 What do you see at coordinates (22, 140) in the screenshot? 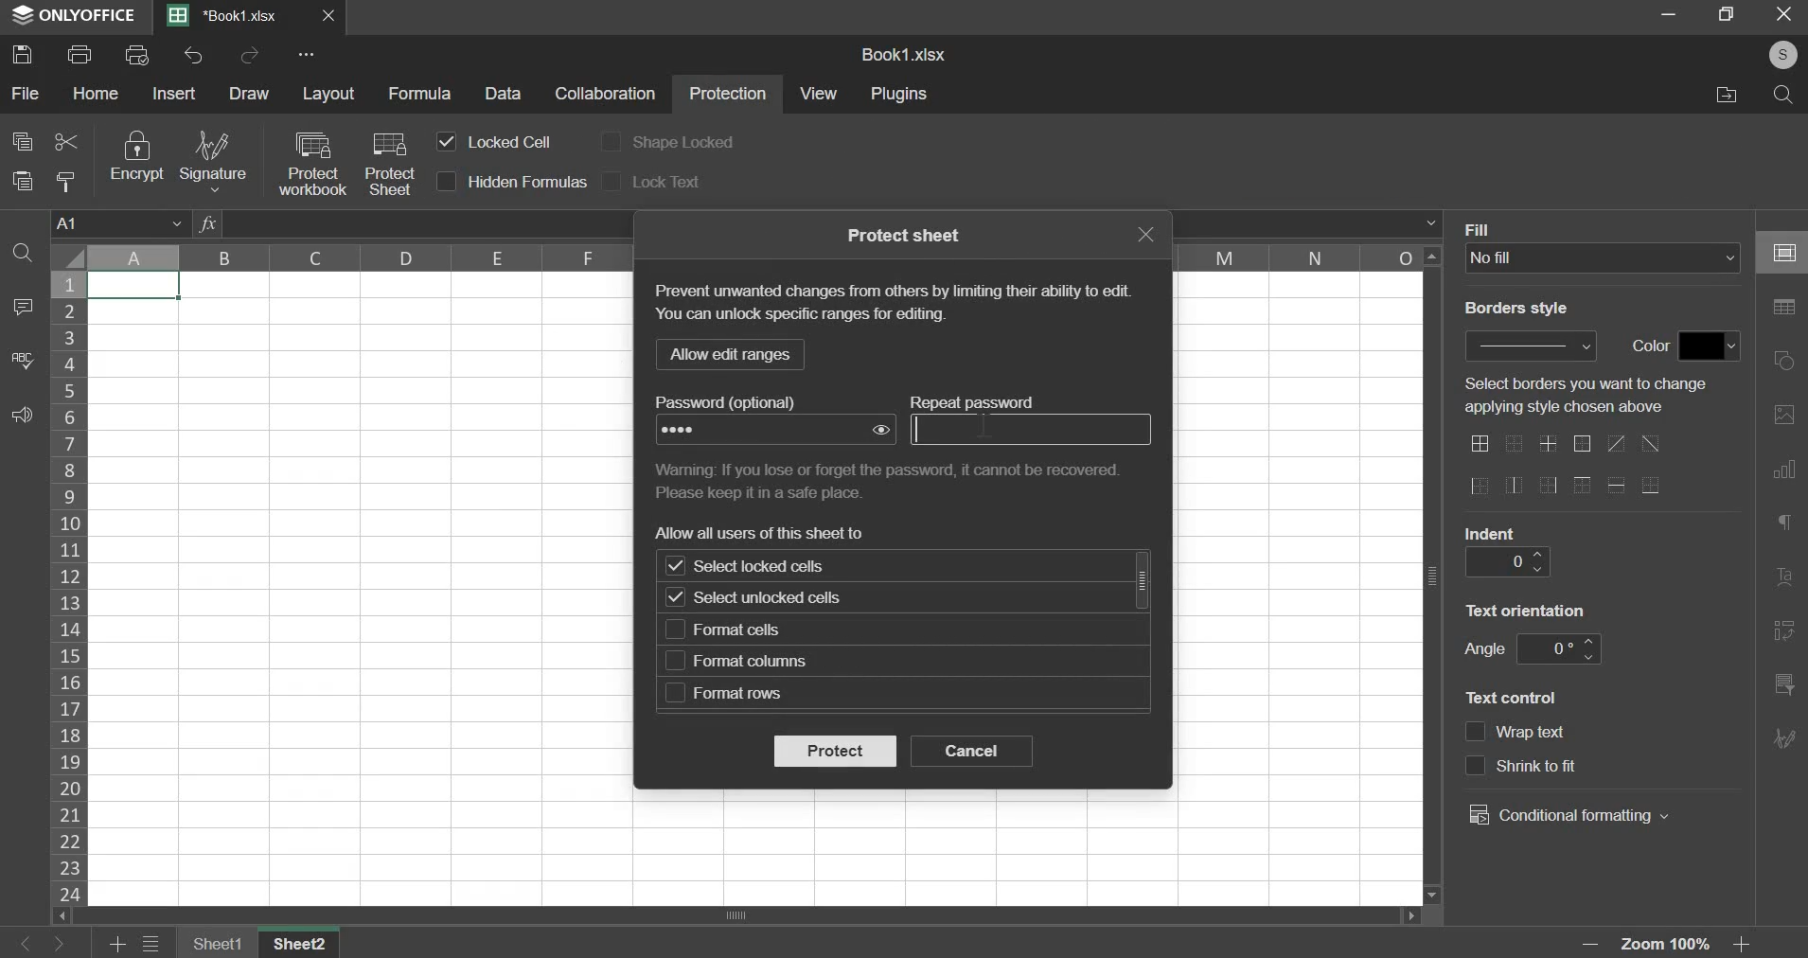
I see `copy` at bounding box center [22, 140].